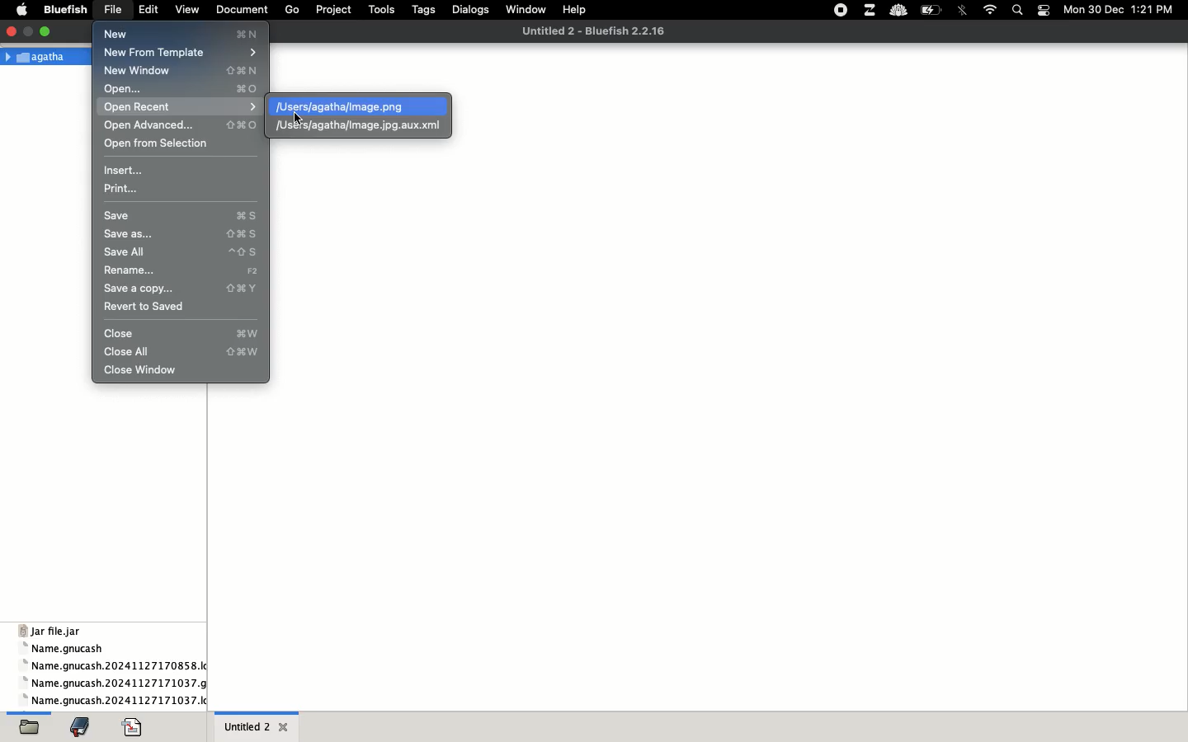 The width and height of the screenshot is (1188, 742). What do you see at coordinates (144, 305) in the screenshot?
I see `revert to saved` at bounding box center [144, 305].